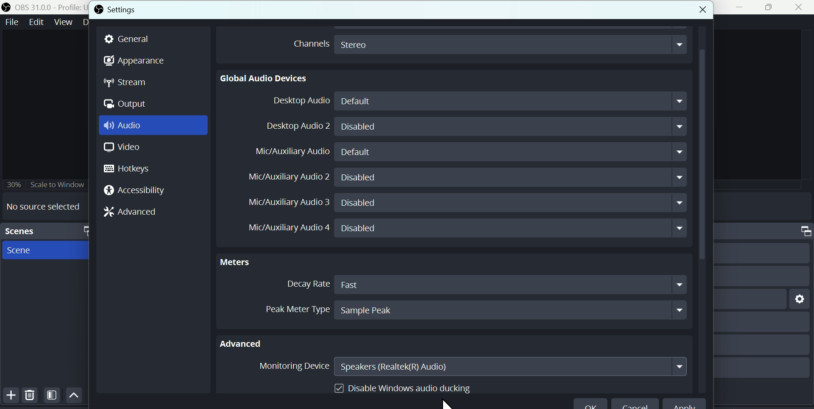  Describe the element at coordinates (511, 229) in the screenshot. I see `Disabled` at that location.